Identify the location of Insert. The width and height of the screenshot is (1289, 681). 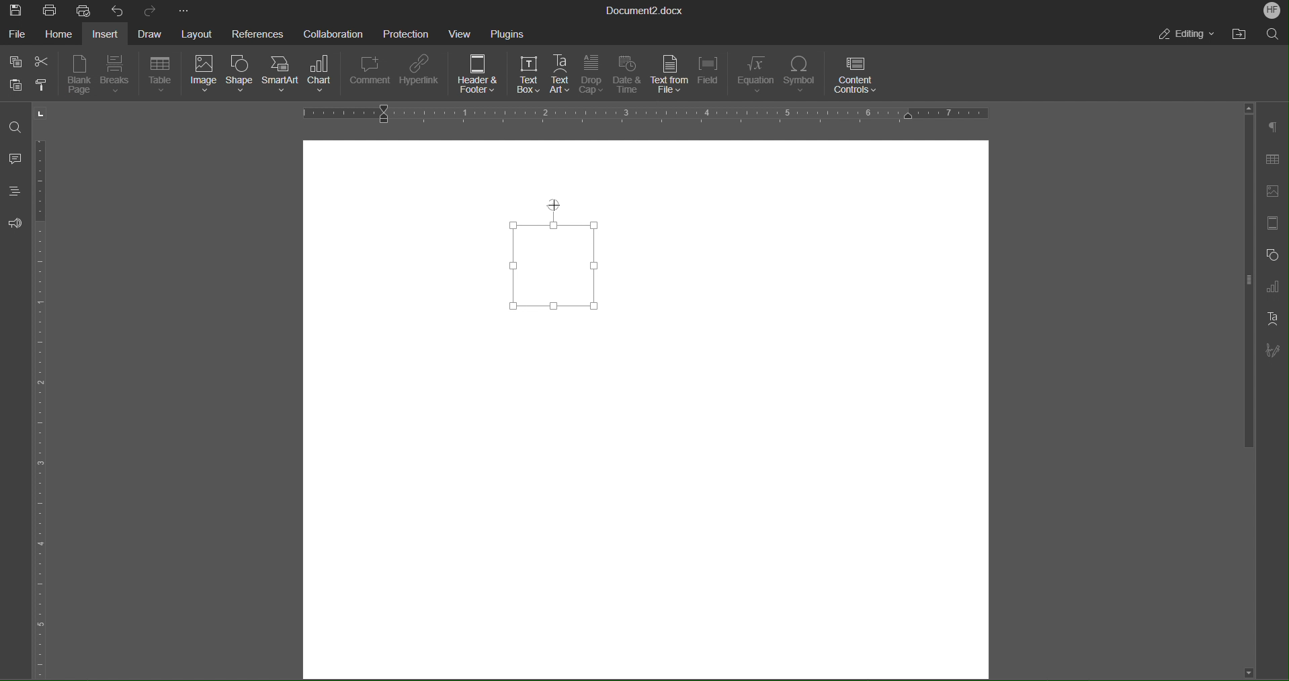
(106, 33).